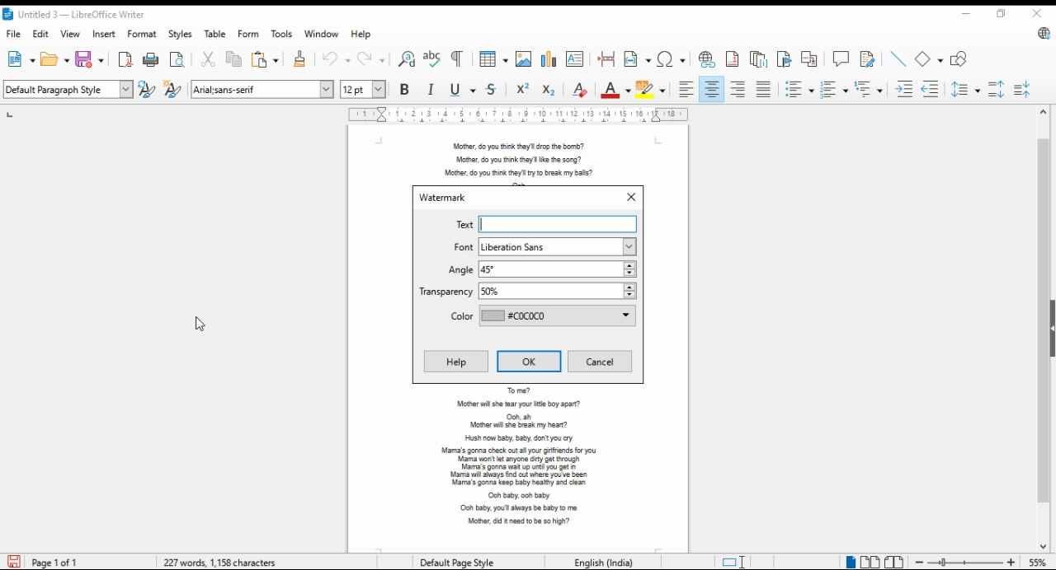  I want to click on copy, so click(235, 59).